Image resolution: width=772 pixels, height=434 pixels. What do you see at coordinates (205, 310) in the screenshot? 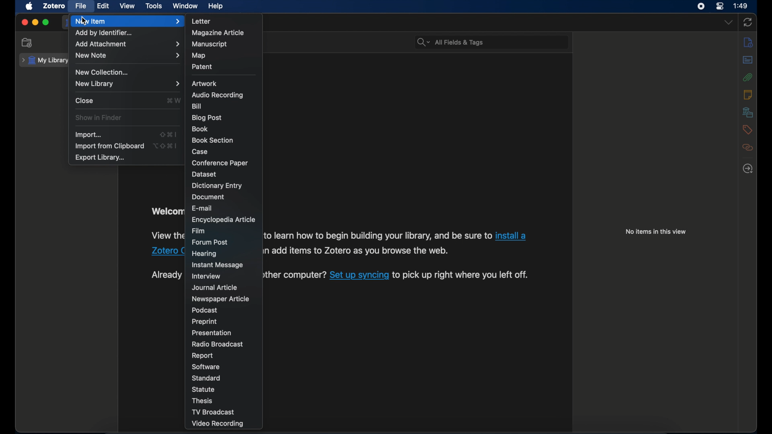
I see `podcast` at bounding box center [205, 310].